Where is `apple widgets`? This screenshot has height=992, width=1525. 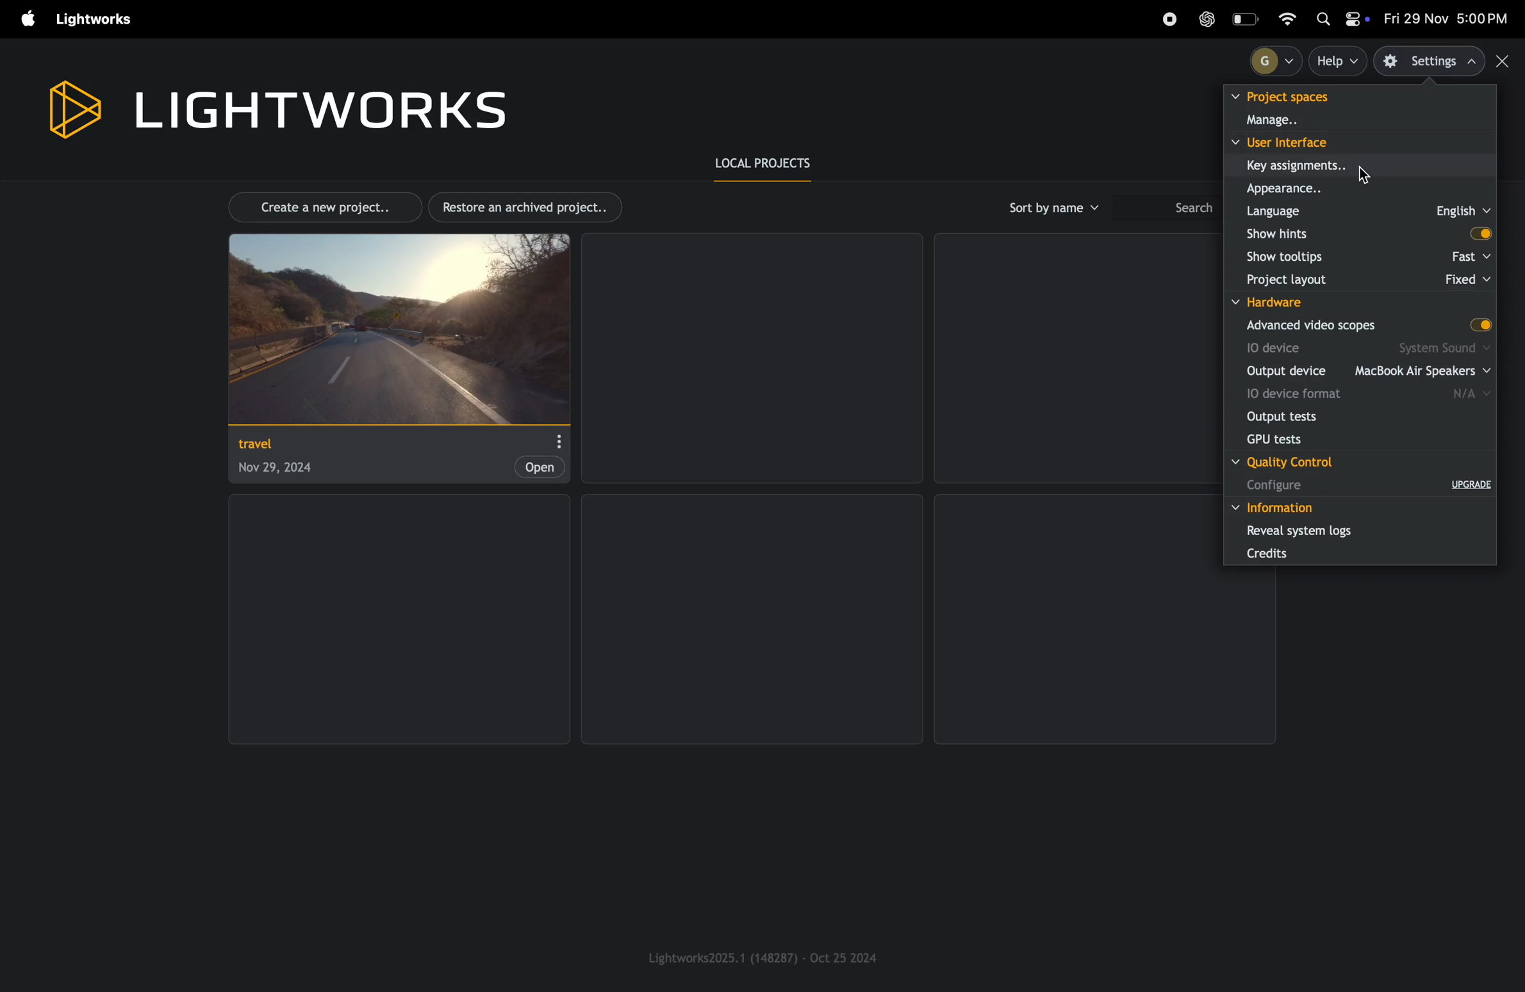 apple widgets is located at coordinates (1341, 21).